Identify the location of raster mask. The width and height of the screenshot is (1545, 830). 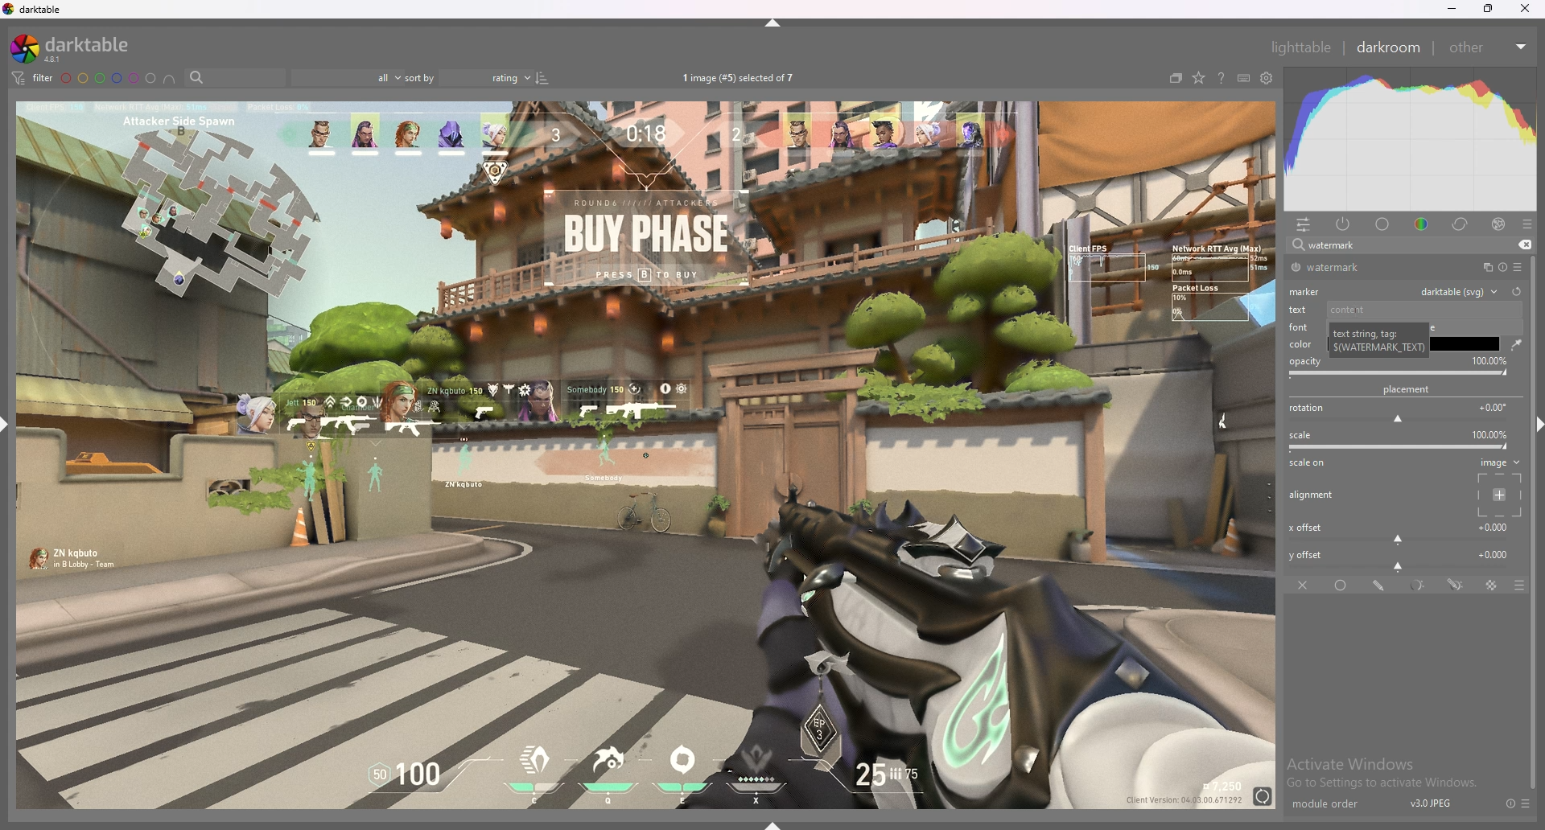
(1493, 586).